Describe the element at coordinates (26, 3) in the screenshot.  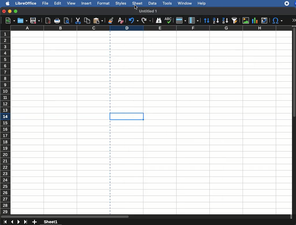
I see `libreoffice` at that location.